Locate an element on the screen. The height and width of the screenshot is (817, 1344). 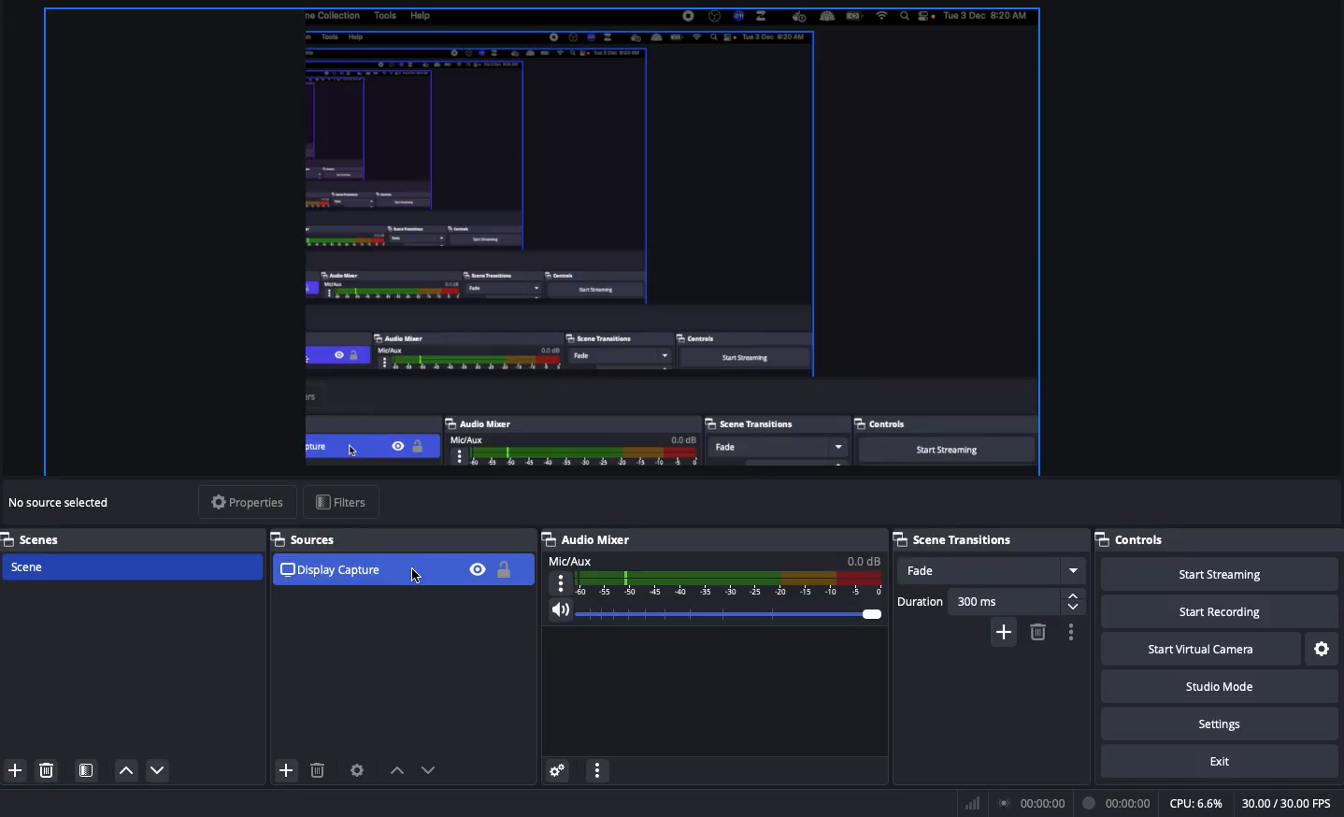
Exit is located at coordinates (1219, 764).